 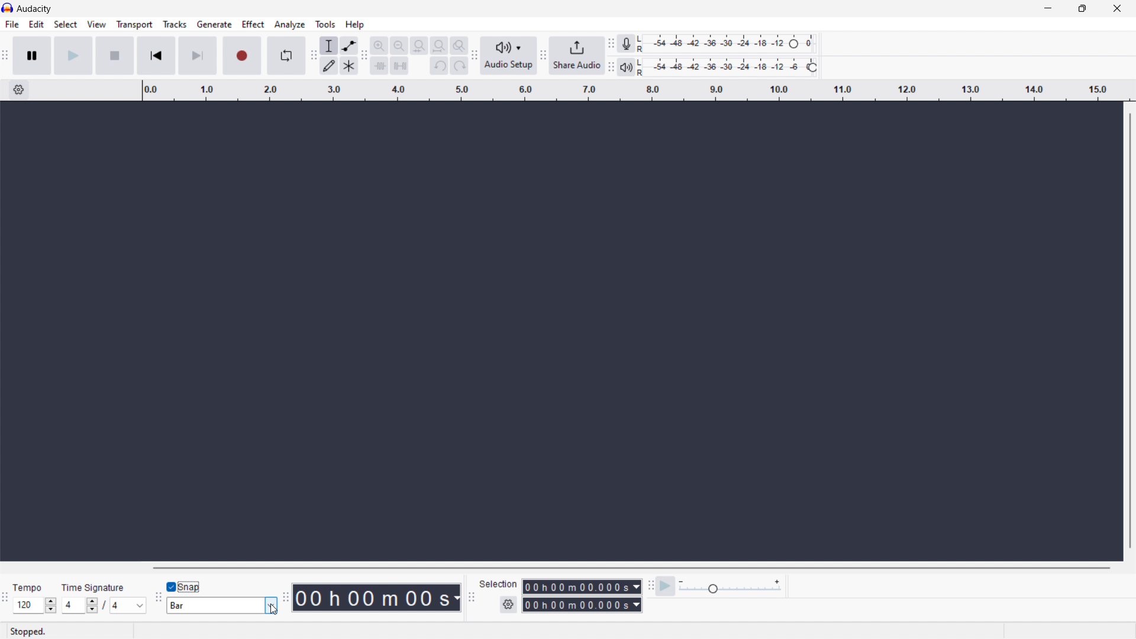 What do you see at coordinates (581, 587) in the screenshot?
I see `selection start time` at bounding box center [581, 587].